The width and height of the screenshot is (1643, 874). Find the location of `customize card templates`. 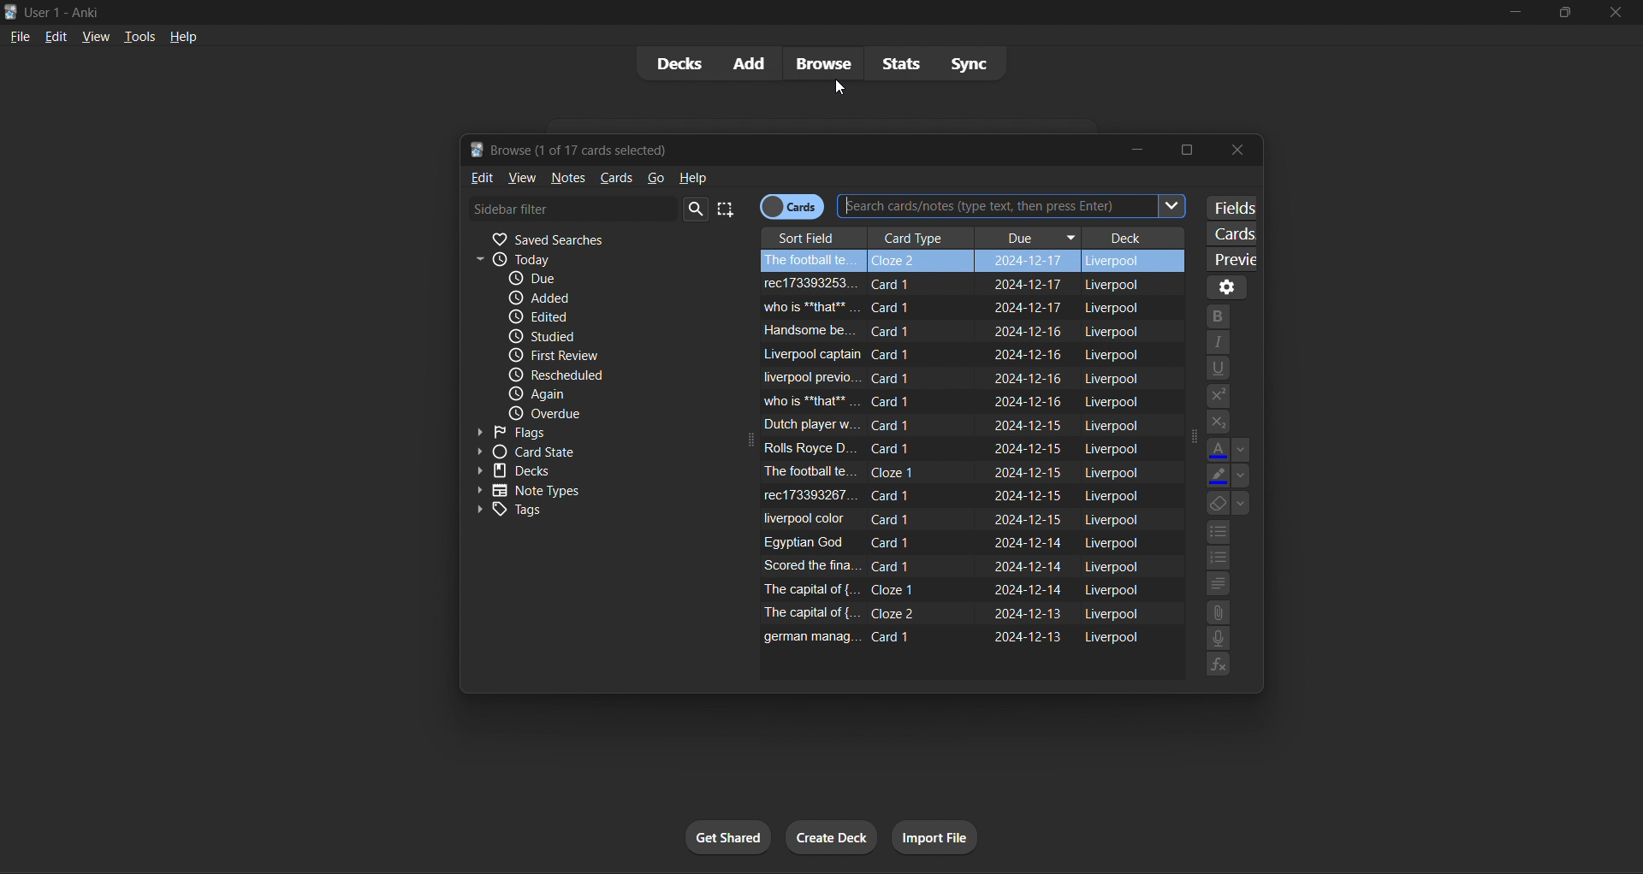

customize card templates is located at coordinates (1233, 233).